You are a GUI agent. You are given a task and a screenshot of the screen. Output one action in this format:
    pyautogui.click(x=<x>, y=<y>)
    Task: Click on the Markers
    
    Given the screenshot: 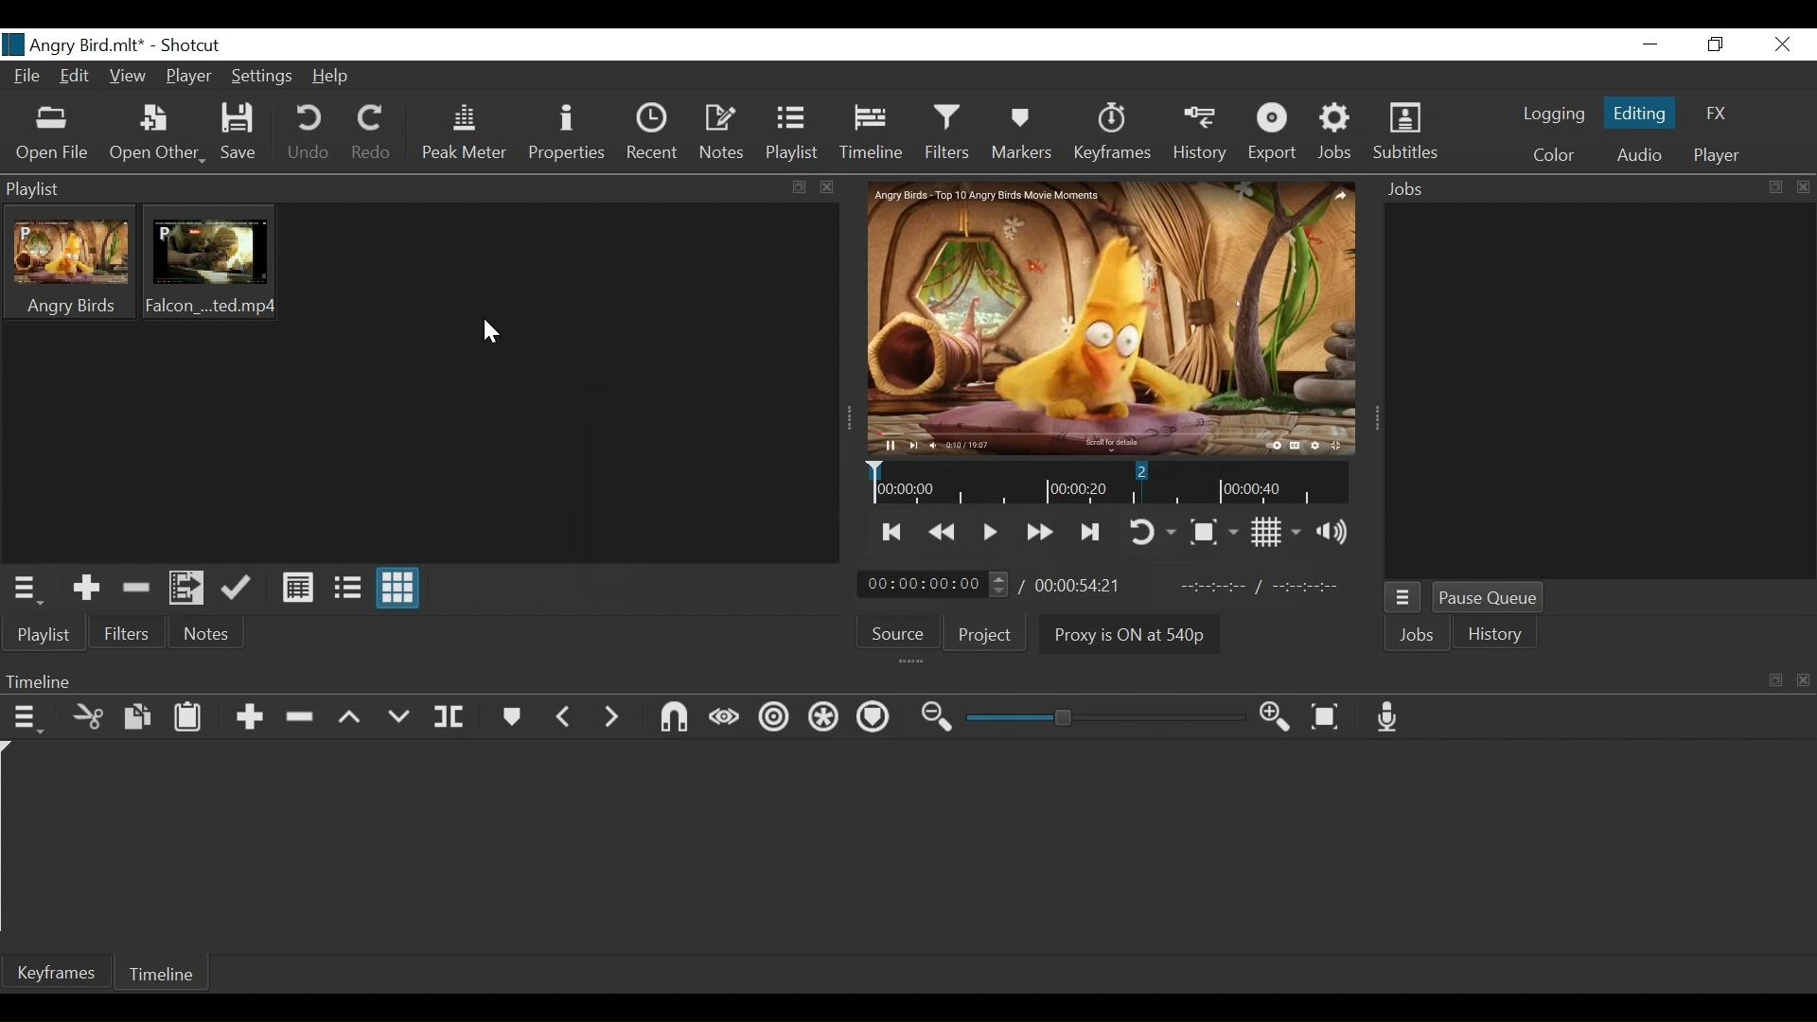 What is the action you would take?
    pyautogui.click(x=515, y=717)
    